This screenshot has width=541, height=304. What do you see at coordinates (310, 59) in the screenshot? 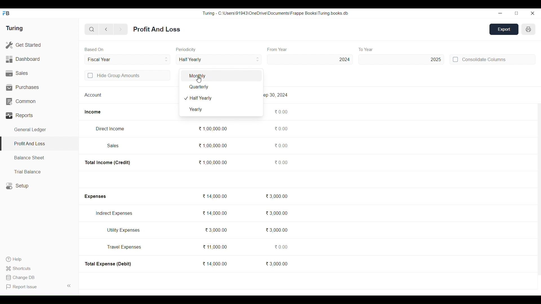
I see `2024` at bounding box center [310, 59].